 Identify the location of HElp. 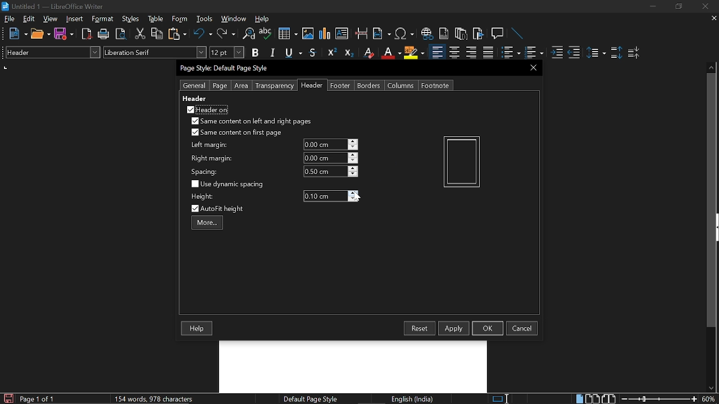
(263, 19).